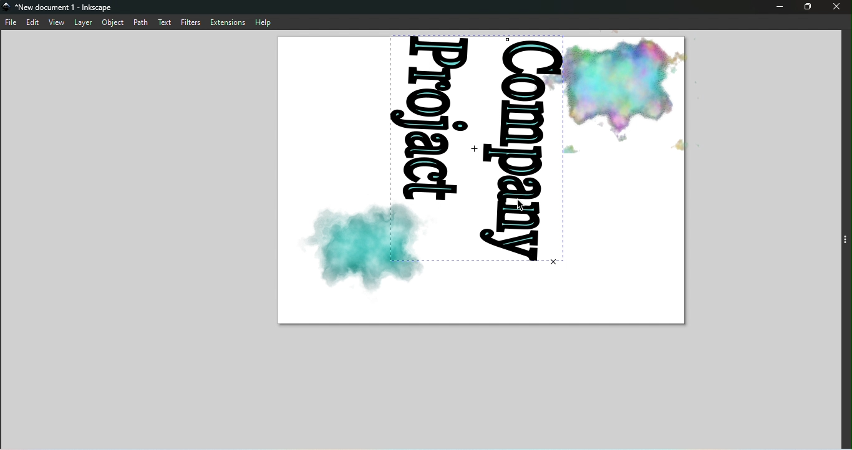 This screenshot has height=450, width=852. What do you see at coordinates (806, 7) in the screenshot?
I see `Maximize` at bounding box center [806, 7].